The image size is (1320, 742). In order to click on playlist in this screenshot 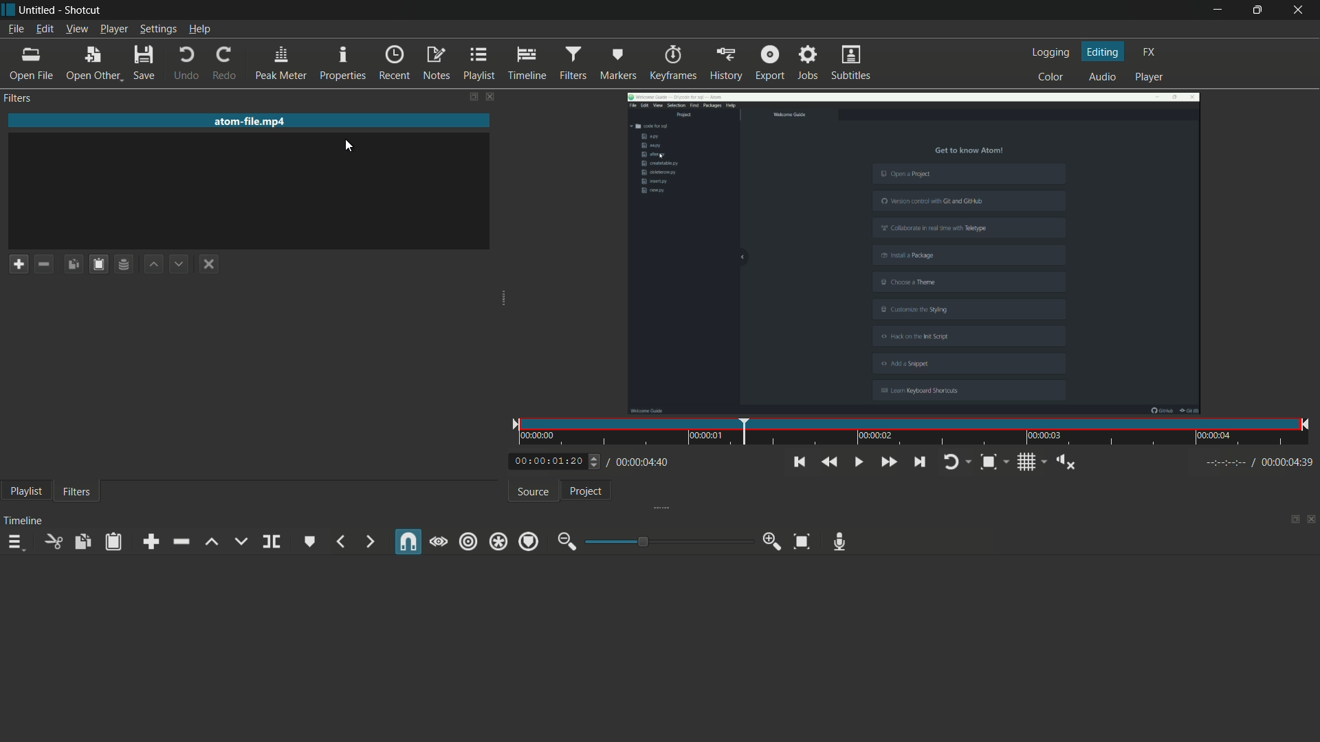, I will do `click(23, 493)`.